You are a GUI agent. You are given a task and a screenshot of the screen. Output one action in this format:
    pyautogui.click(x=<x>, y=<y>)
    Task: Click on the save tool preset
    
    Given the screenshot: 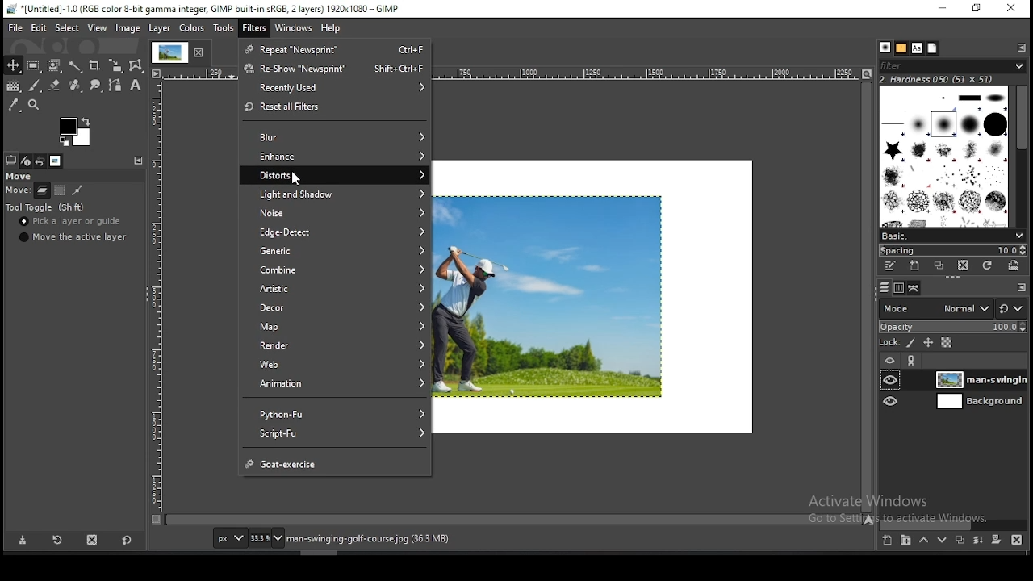 What is the action you would take?
    pyautogui.click(x=23, y=541)
    